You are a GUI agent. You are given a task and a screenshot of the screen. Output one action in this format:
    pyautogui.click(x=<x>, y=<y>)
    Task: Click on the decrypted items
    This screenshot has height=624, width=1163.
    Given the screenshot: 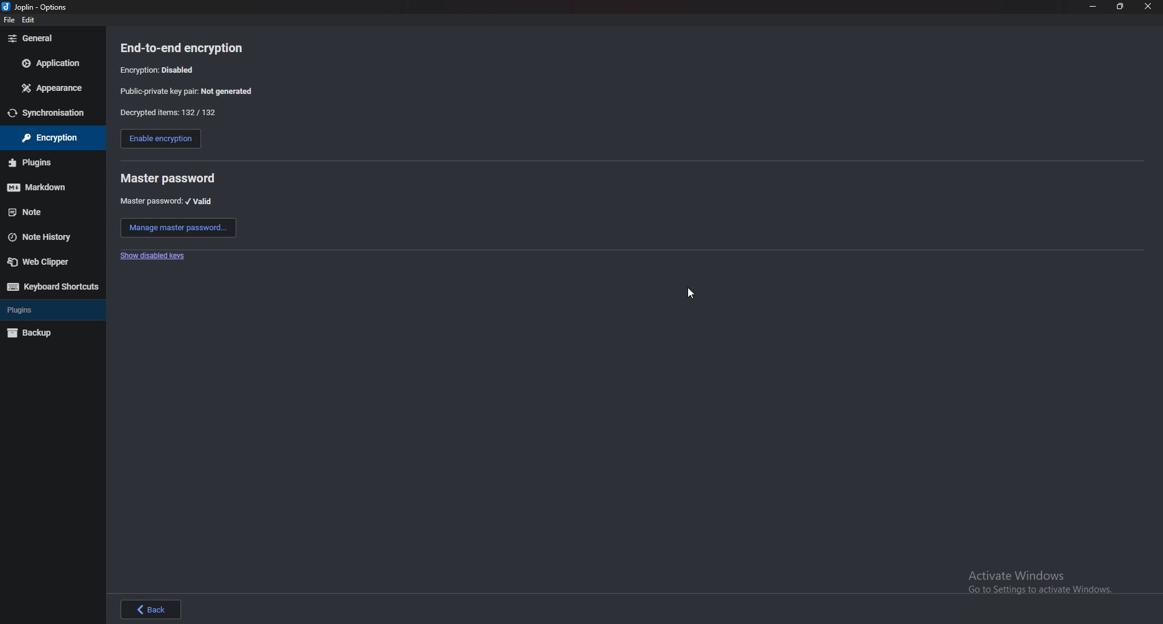 What is the action you would take?
    pyautogui.click(x=167, y=113)
    